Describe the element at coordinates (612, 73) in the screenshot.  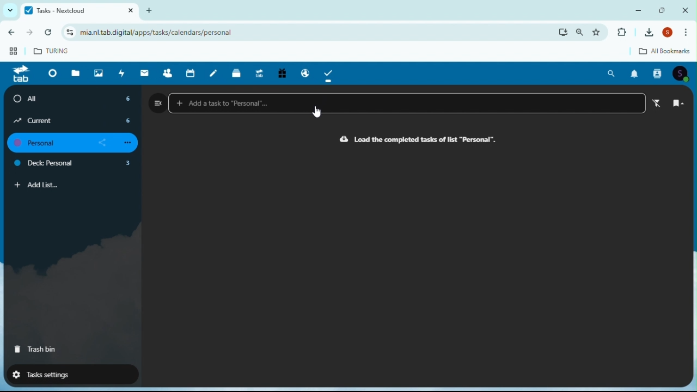
I see `Search` at that location.